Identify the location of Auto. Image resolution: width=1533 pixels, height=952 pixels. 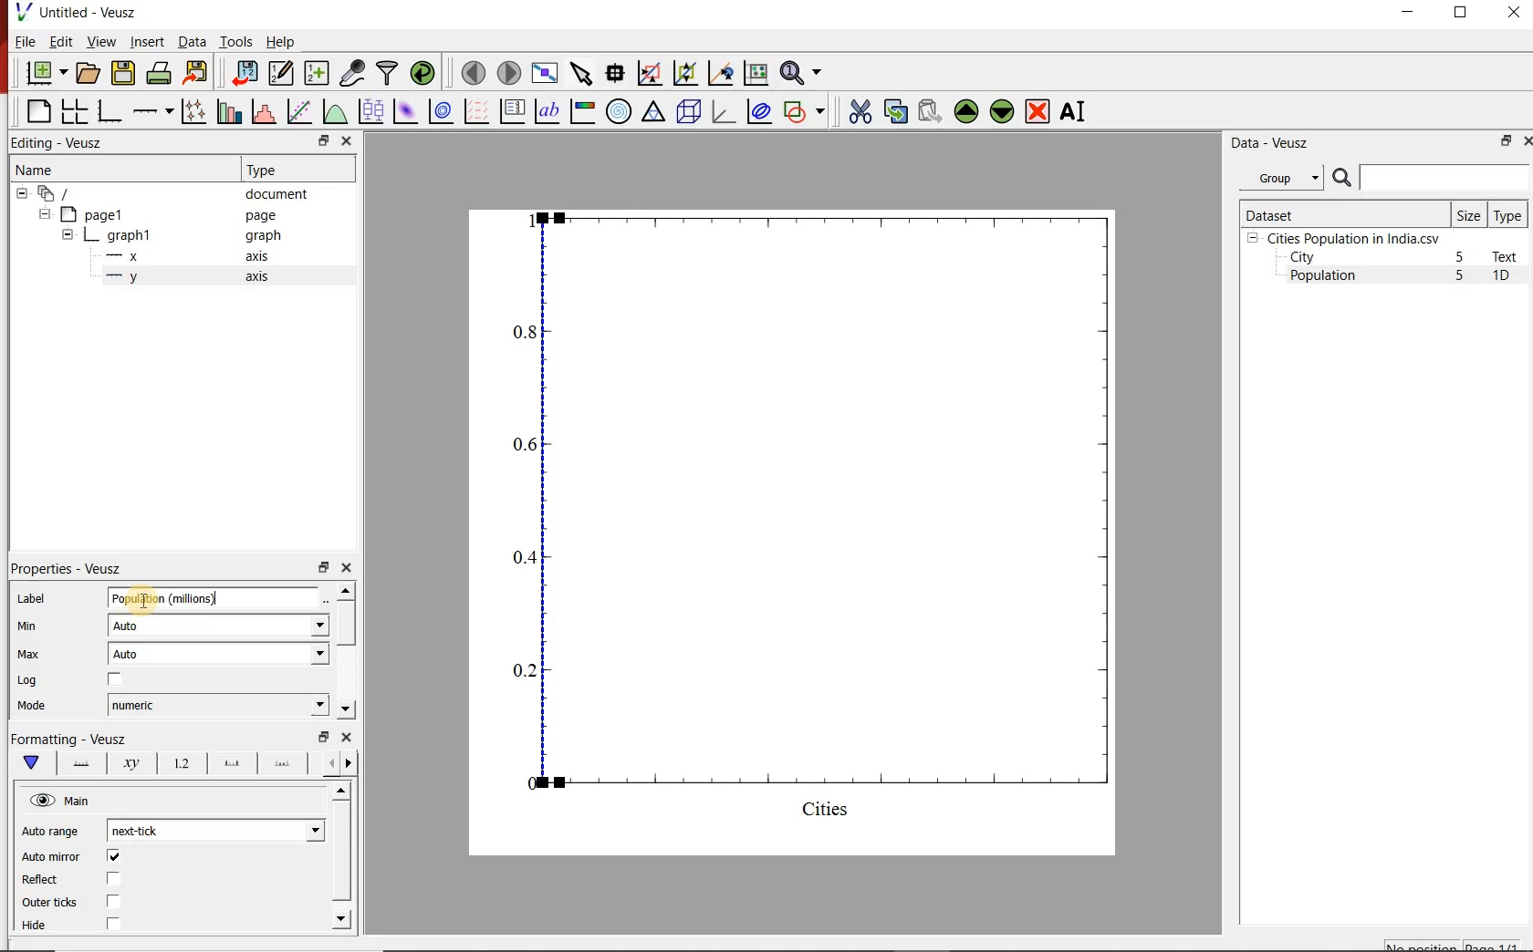
(218, 654).